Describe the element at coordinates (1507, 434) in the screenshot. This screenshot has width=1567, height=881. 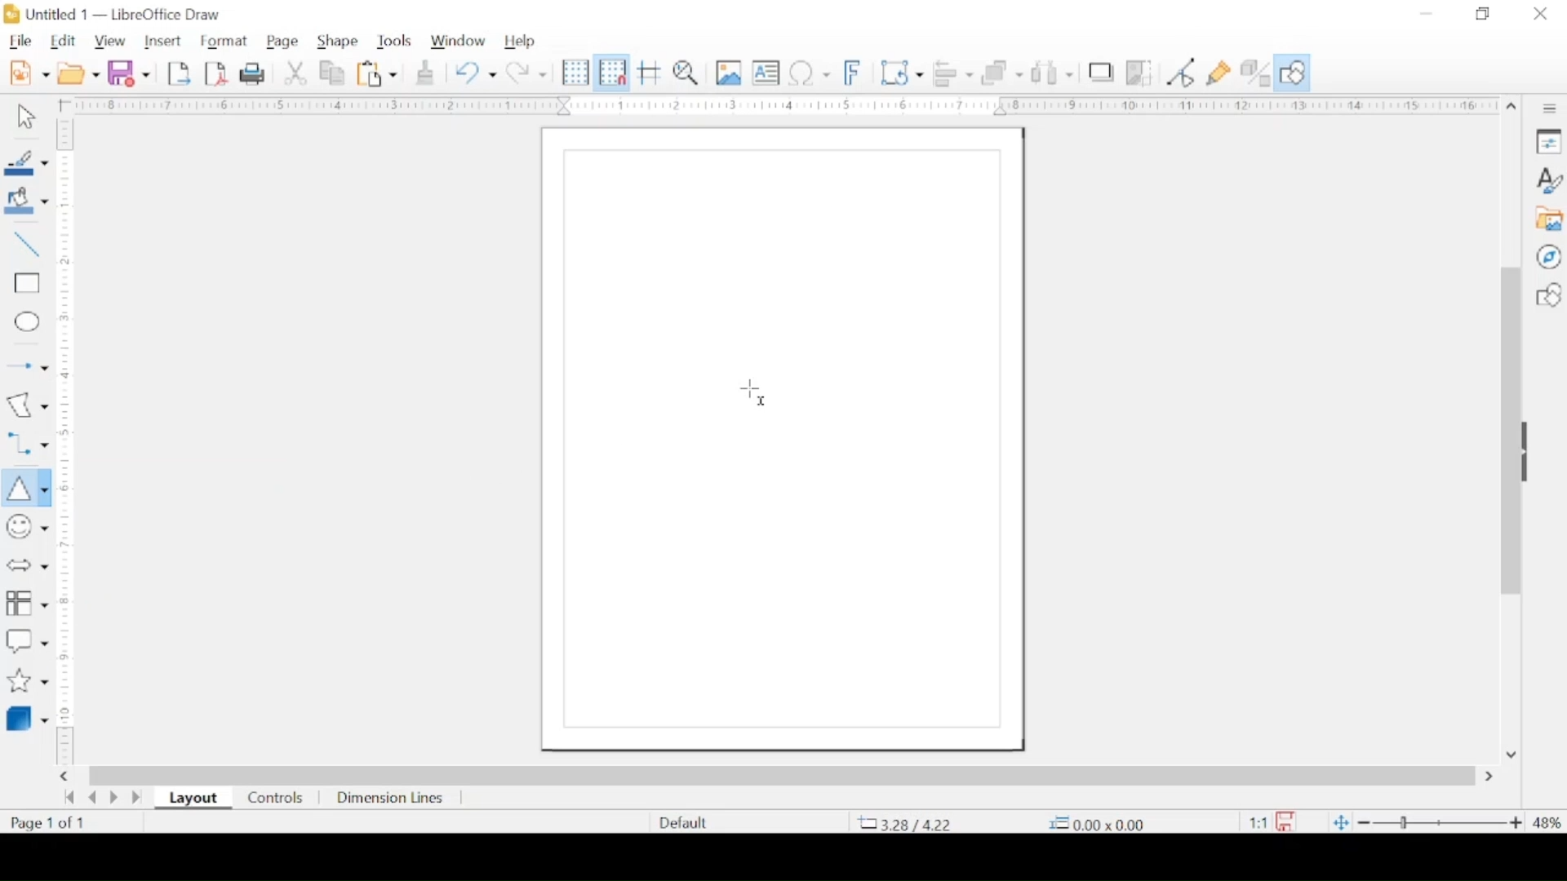
I see `scroll box` at that location.